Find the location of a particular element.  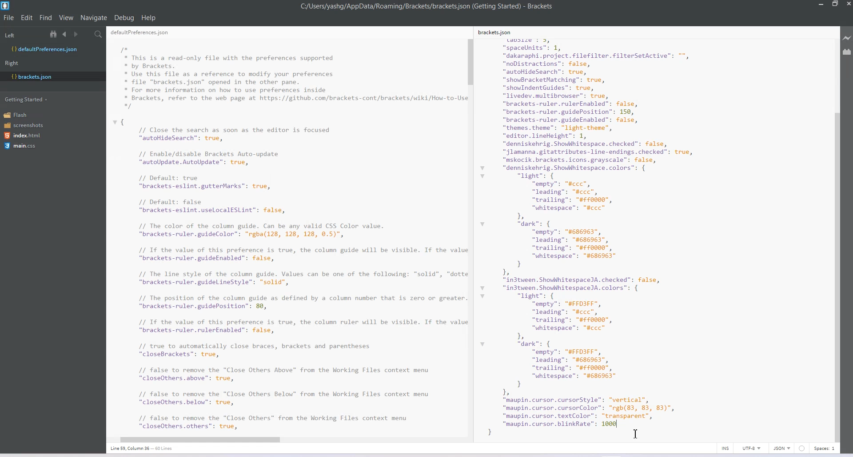

Horizontal Scroll Bar is located at coordinates (283, 438).